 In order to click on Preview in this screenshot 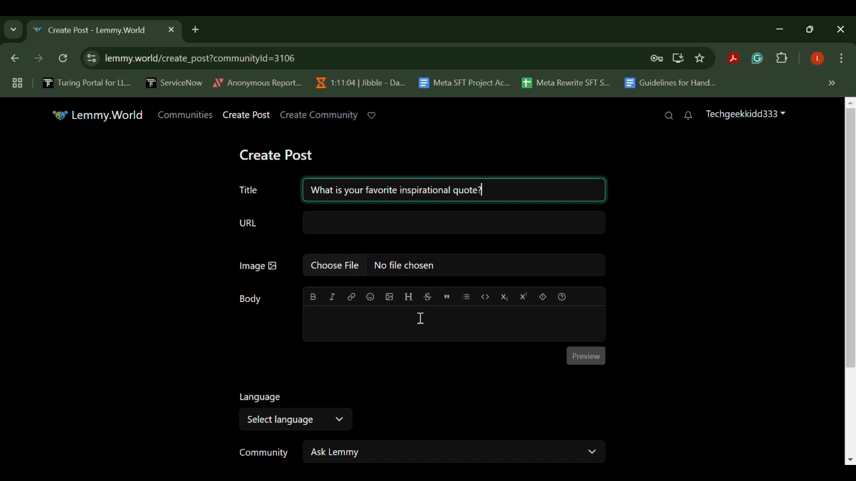, I will do `click(586, 356)`.